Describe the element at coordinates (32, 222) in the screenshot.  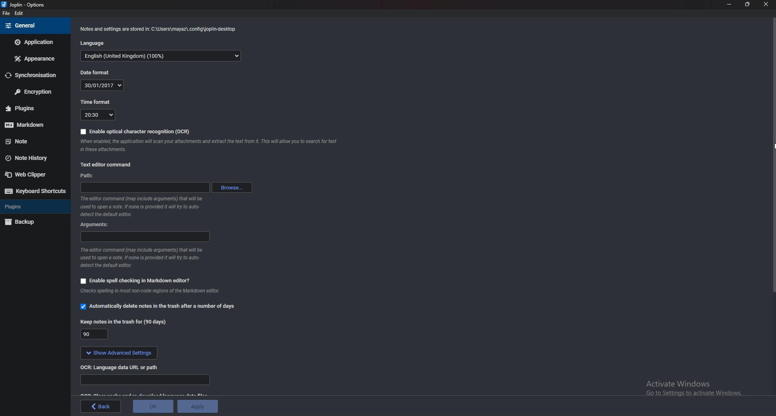
I see `Back up` at that location.